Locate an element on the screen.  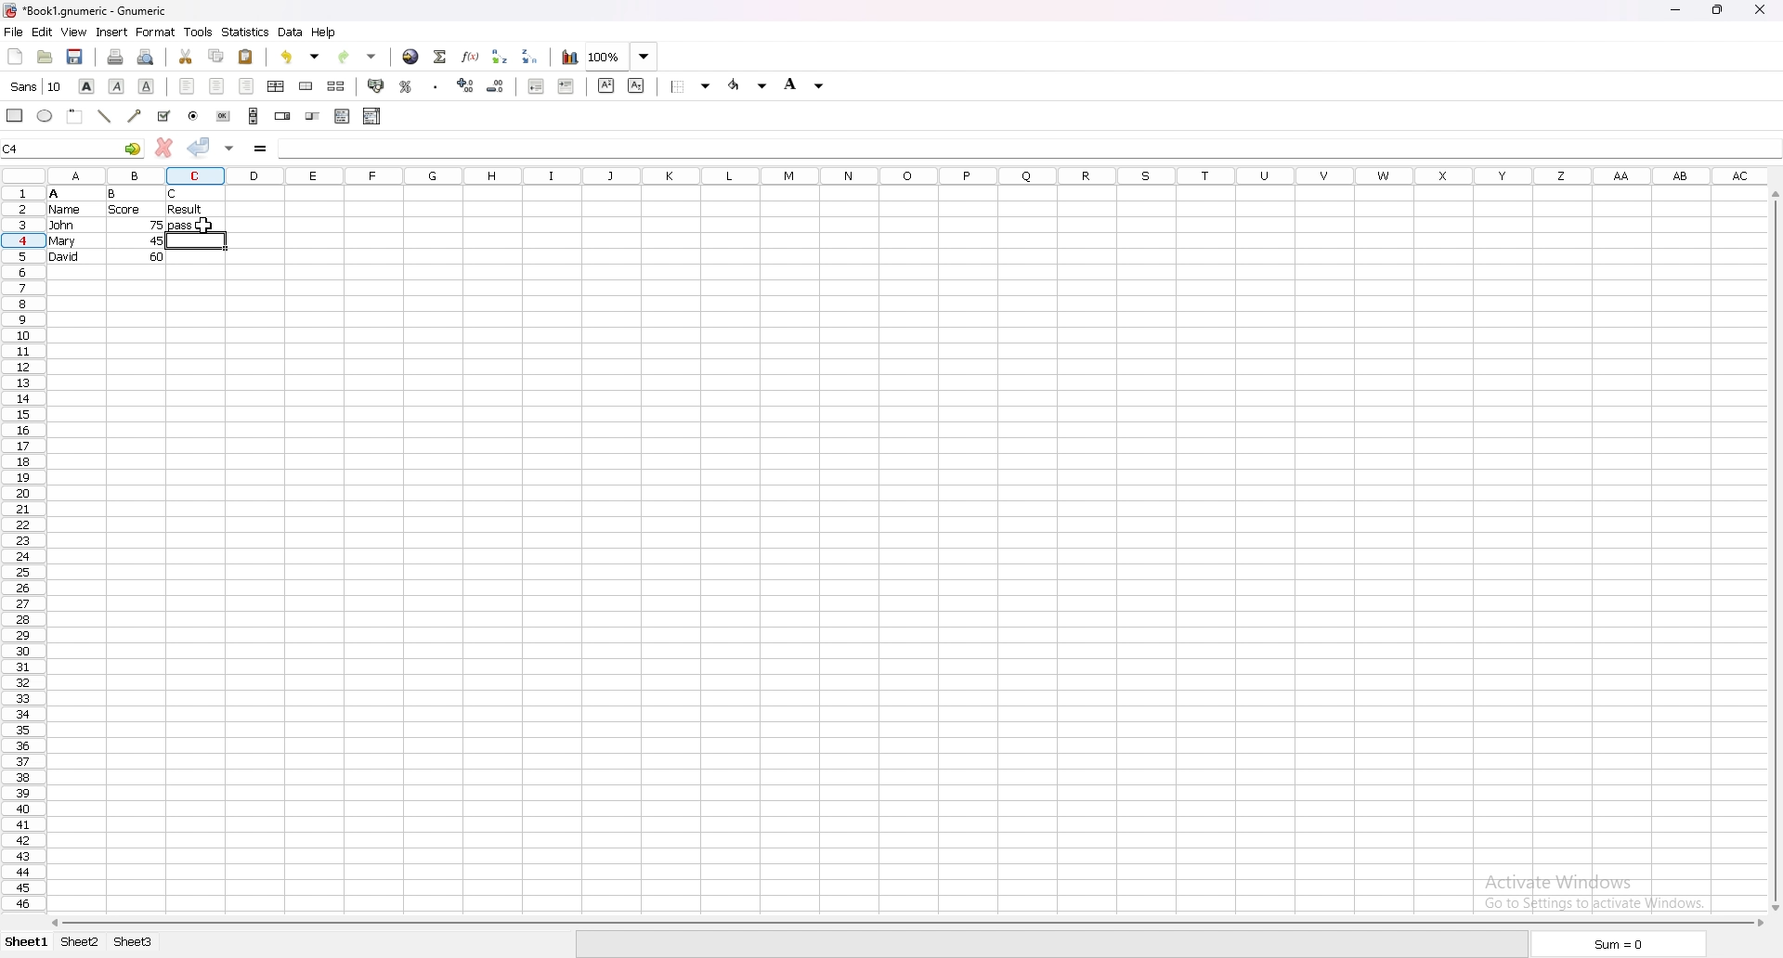
help is located at coordinates (324, 32).